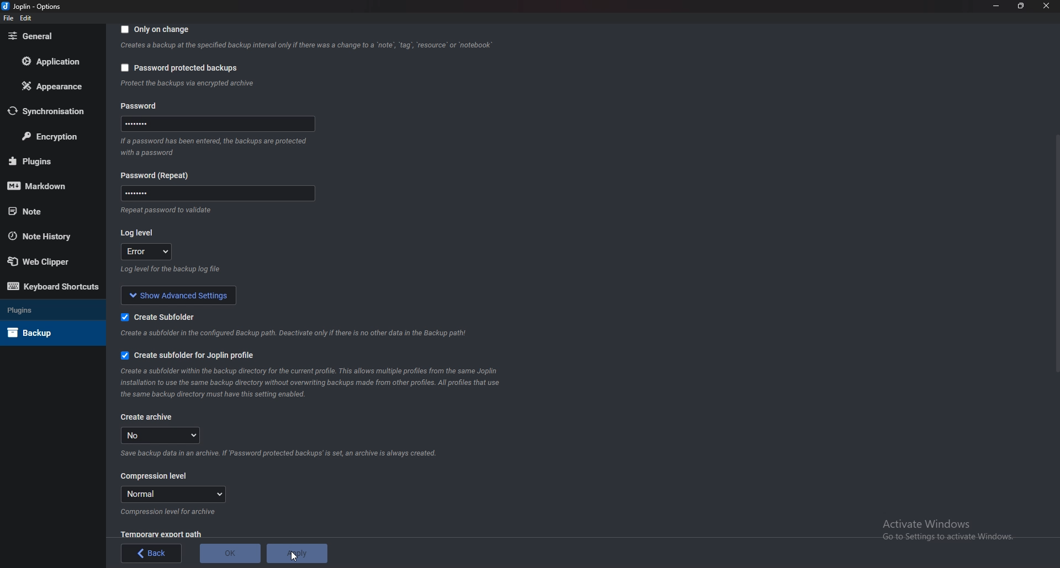 The image size is (1060, 568). Describe the element at coordinates (30, 7) in the screenshot. I see `Joplin` at that location.